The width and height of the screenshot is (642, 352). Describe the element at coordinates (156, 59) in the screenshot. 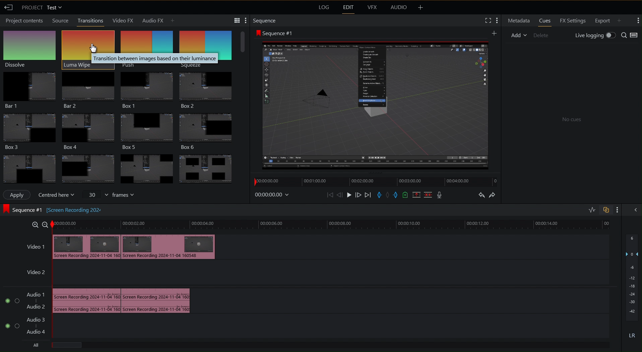

I see `Transition between images based on their luminance` at that location.